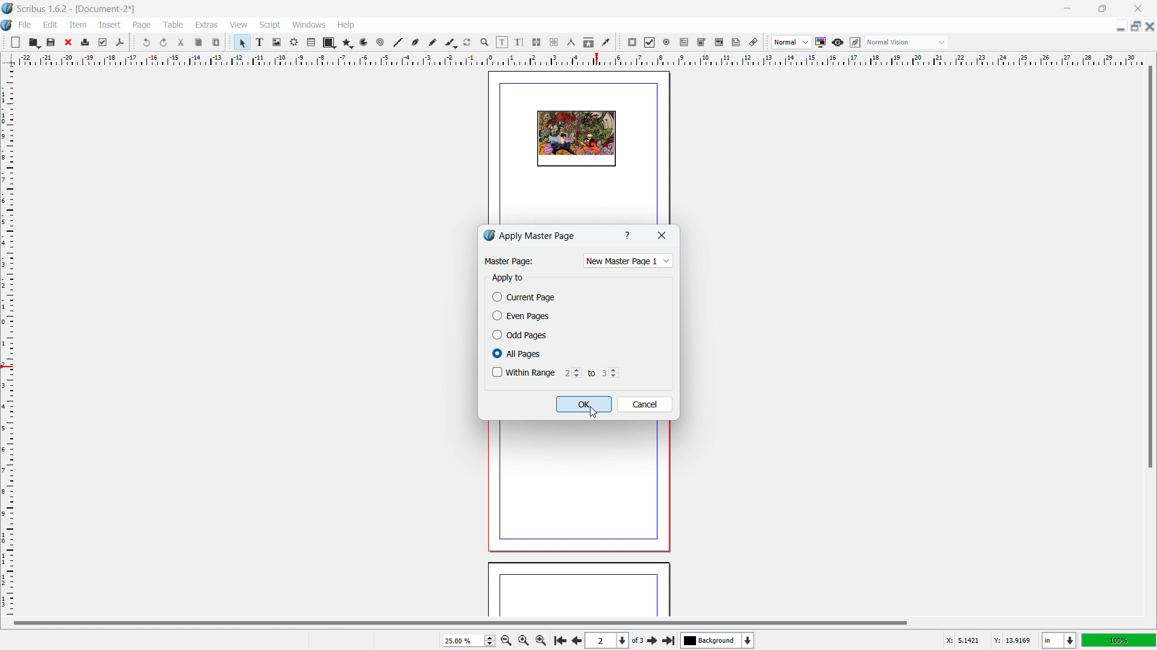 Image resolution: width=1157 pixels, height=650 pixels. Describe the element at coordinates (260, 42) in the screenshot. I see `text frame` at that location.